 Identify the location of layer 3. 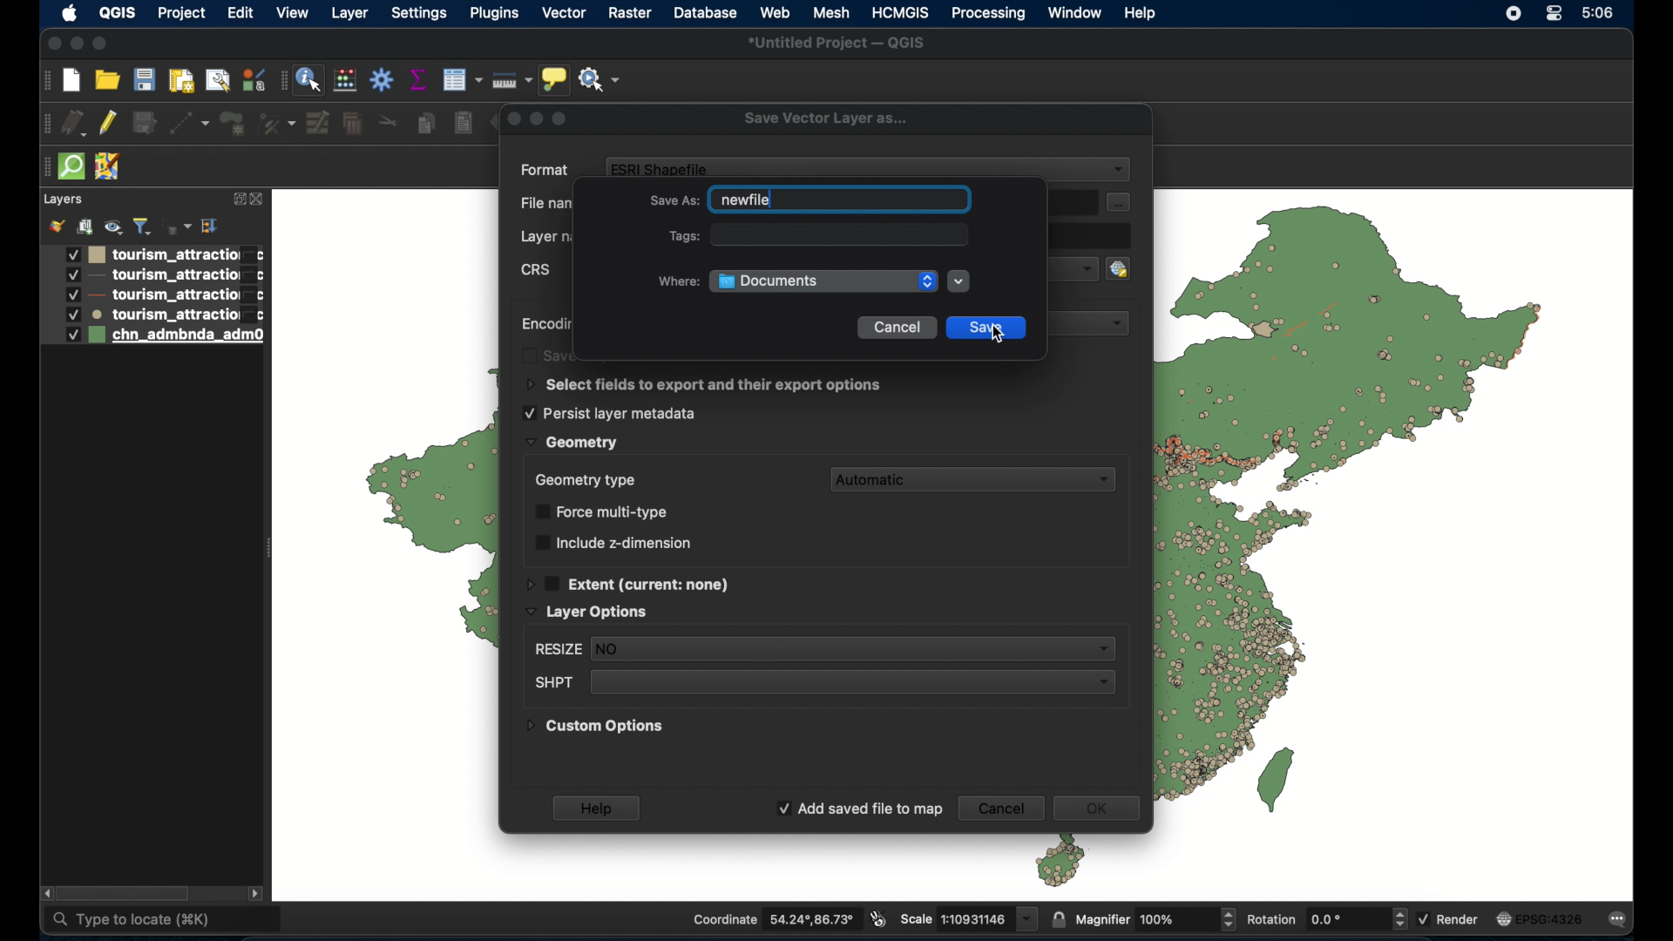
(151, 295).